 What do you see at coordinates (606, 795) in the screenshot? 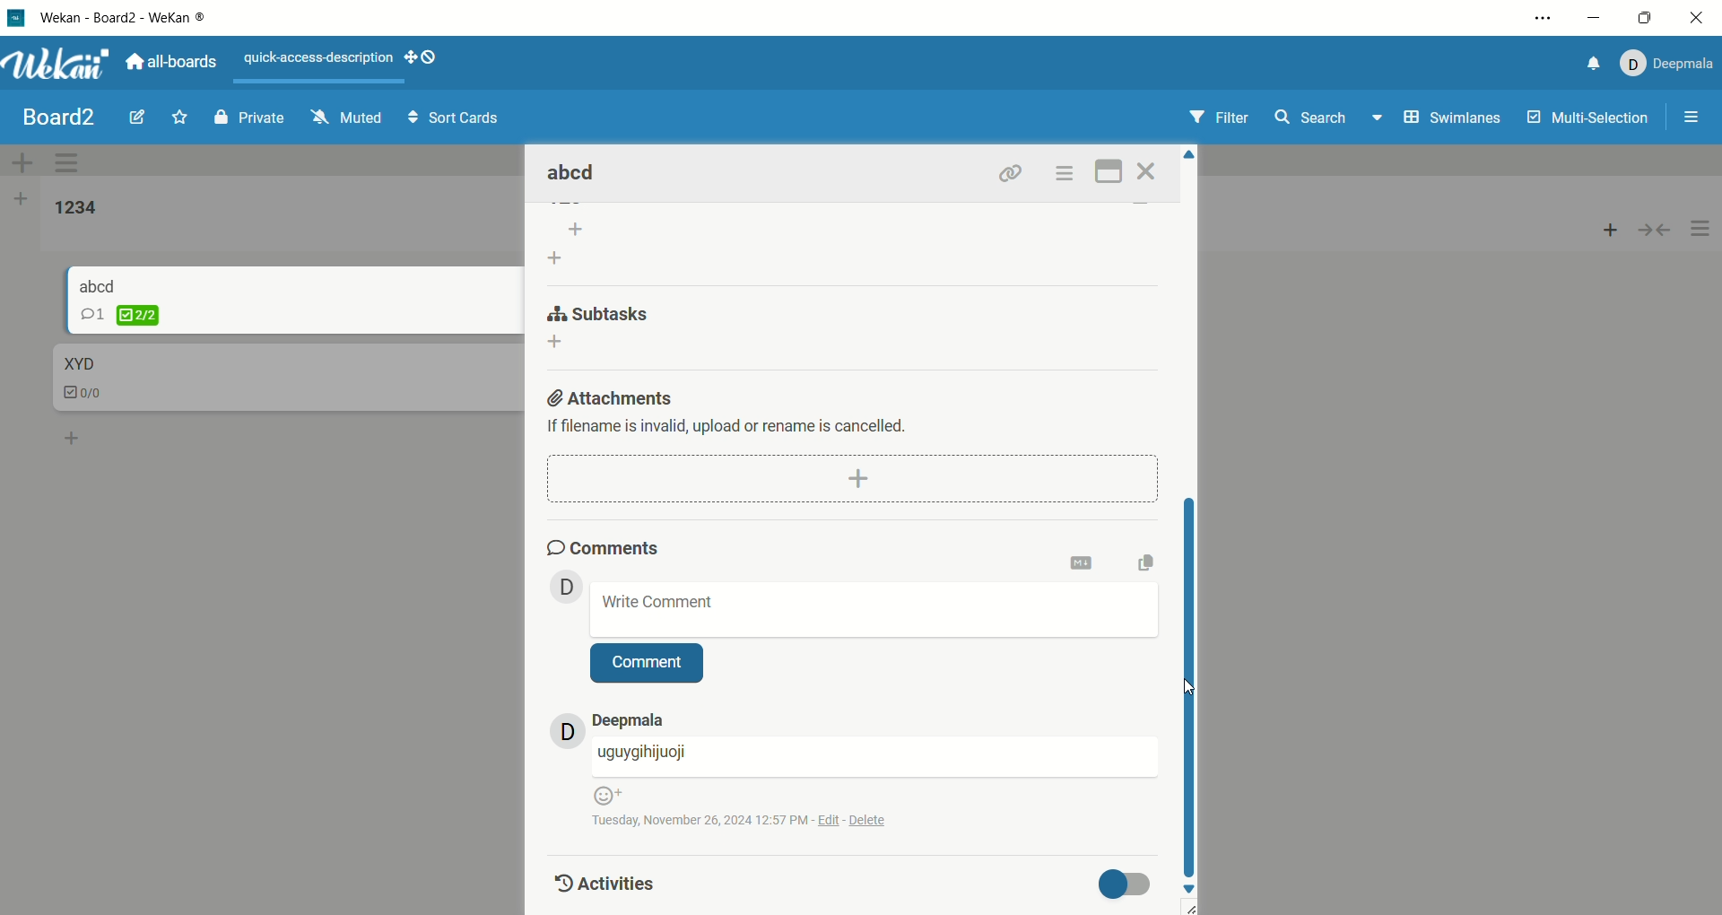
I see `emoji` at bounding box center [606, 795].